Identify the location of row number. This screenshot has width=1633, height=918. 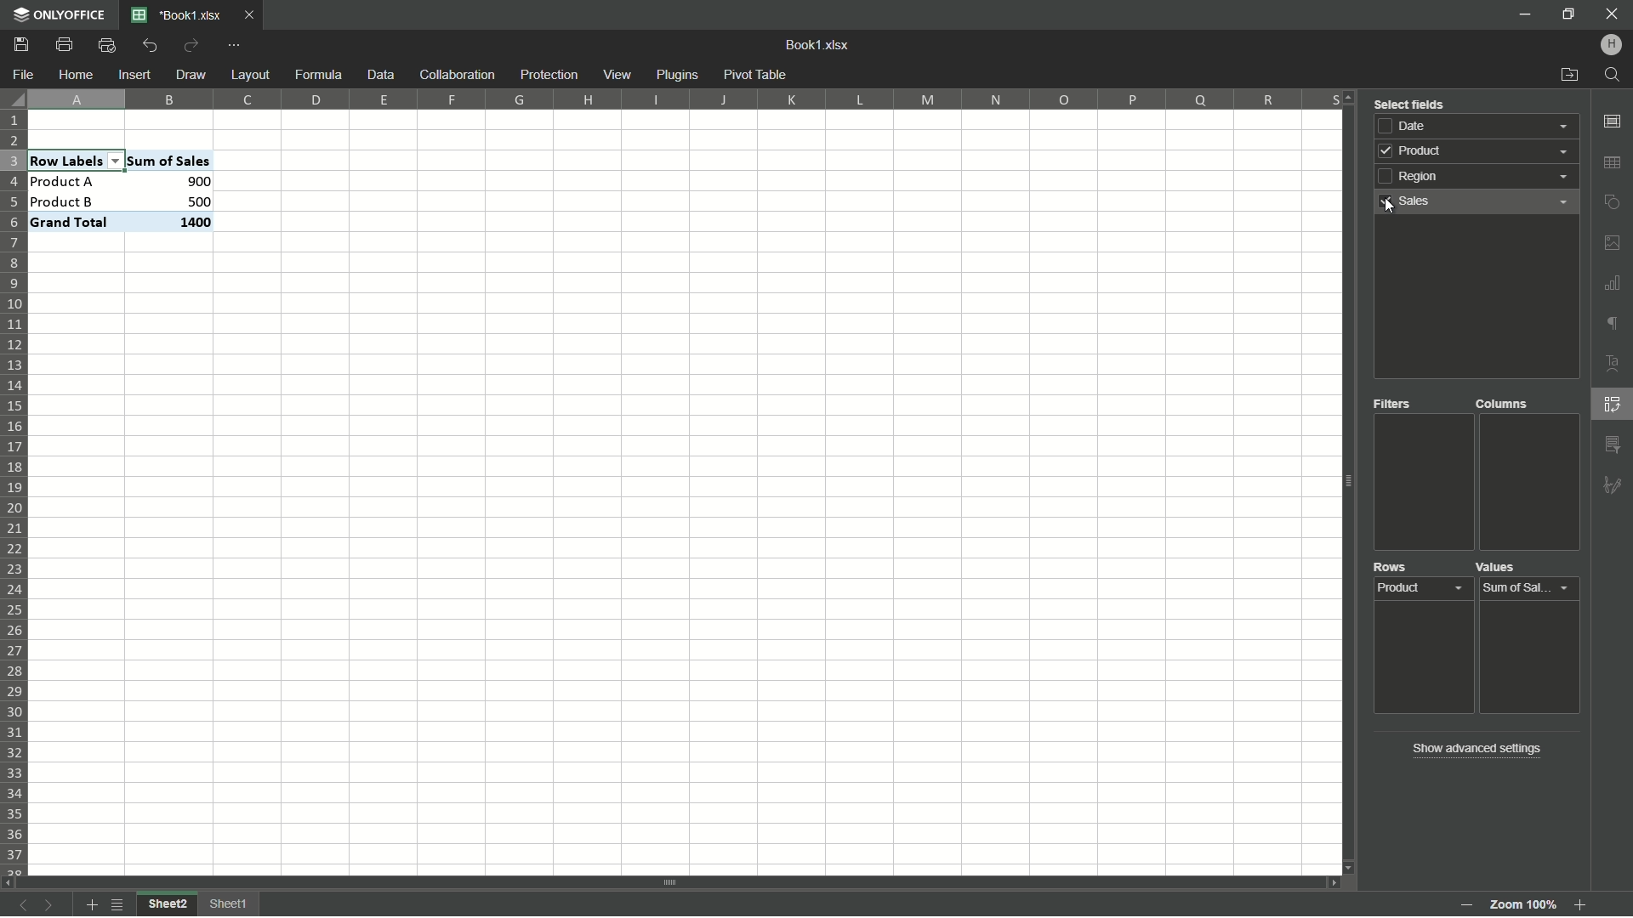
(16, 493).